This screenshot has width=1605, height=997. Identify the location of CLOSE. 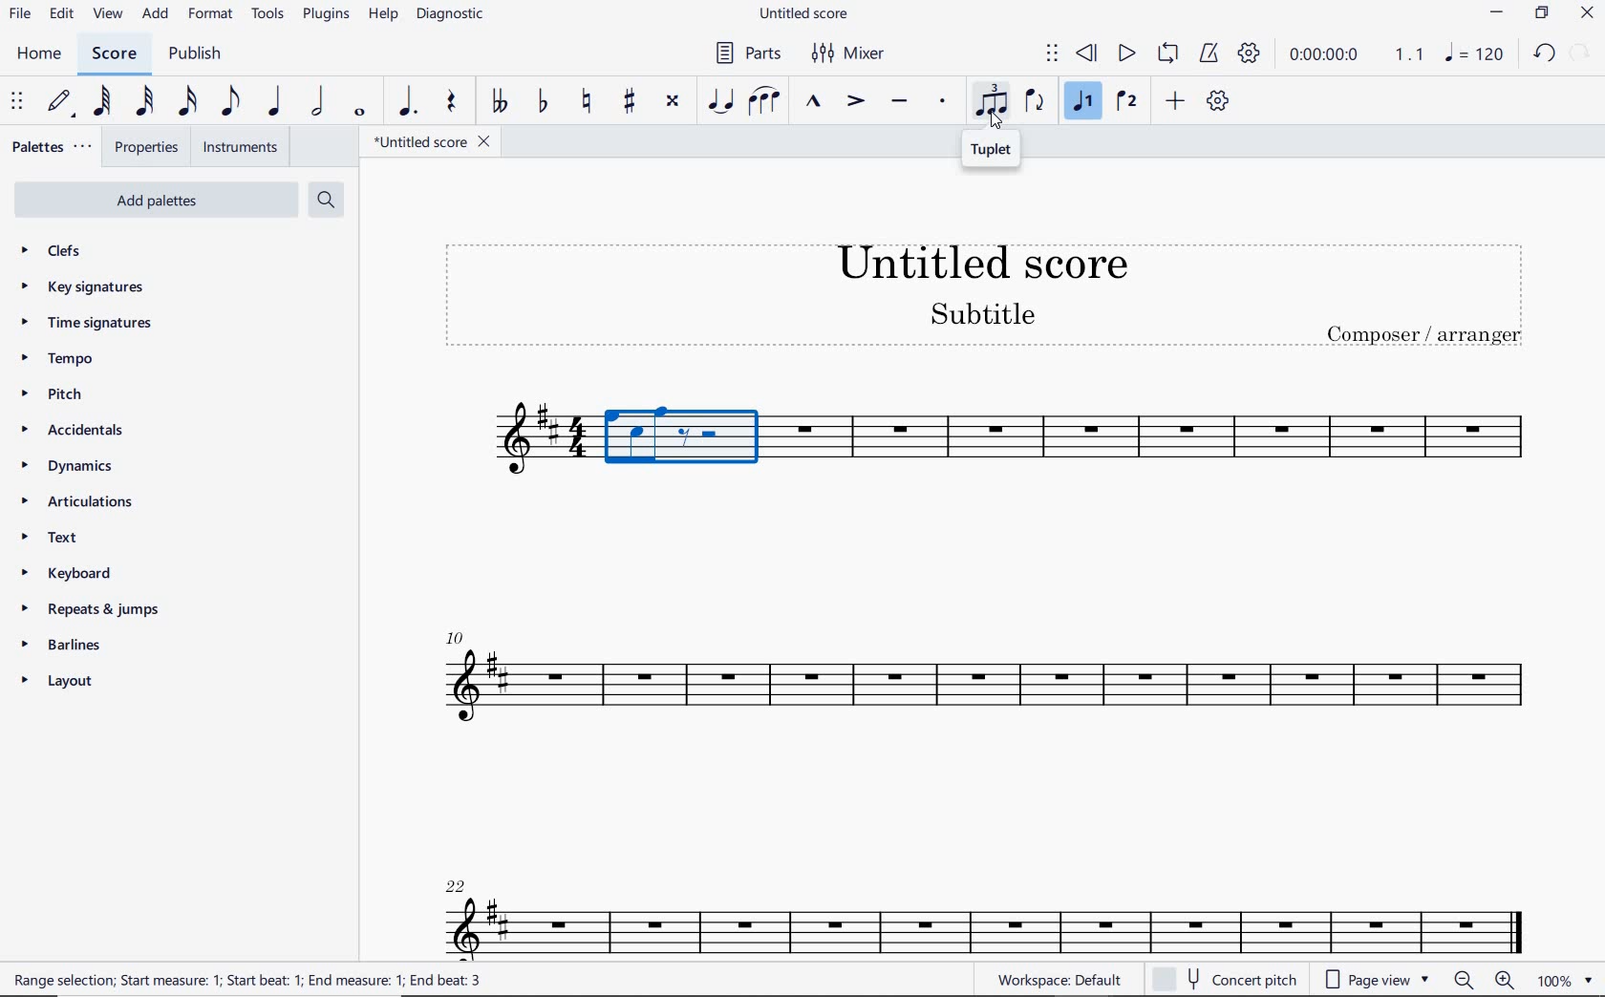
(1586, 15).